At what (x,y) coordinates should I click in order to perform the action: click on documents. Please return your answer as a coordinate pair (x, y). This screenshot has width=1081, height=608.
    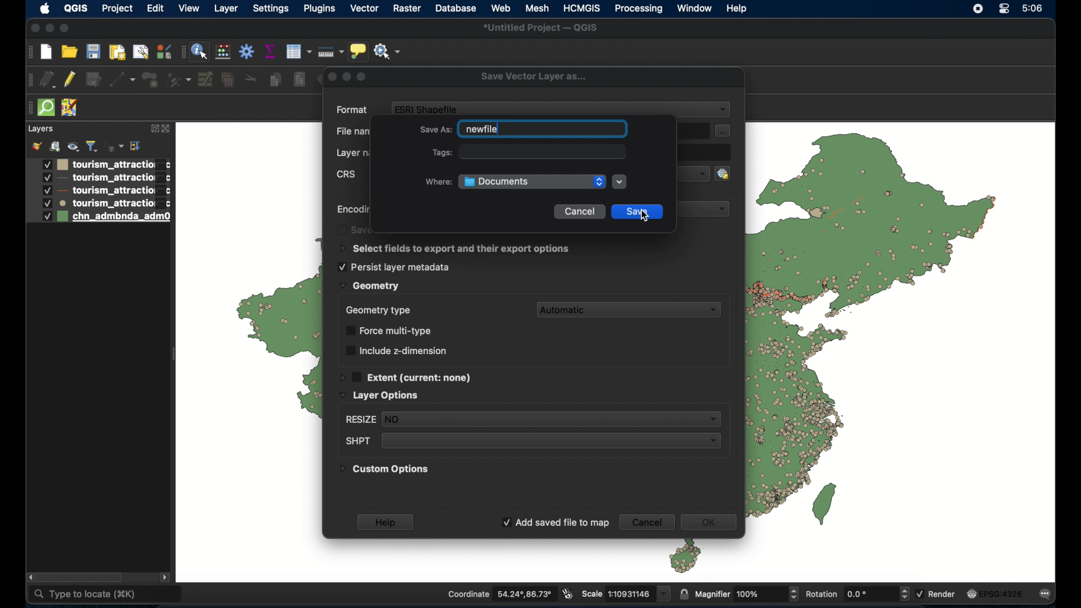
    Looking at the image, I should click on (531, 181).